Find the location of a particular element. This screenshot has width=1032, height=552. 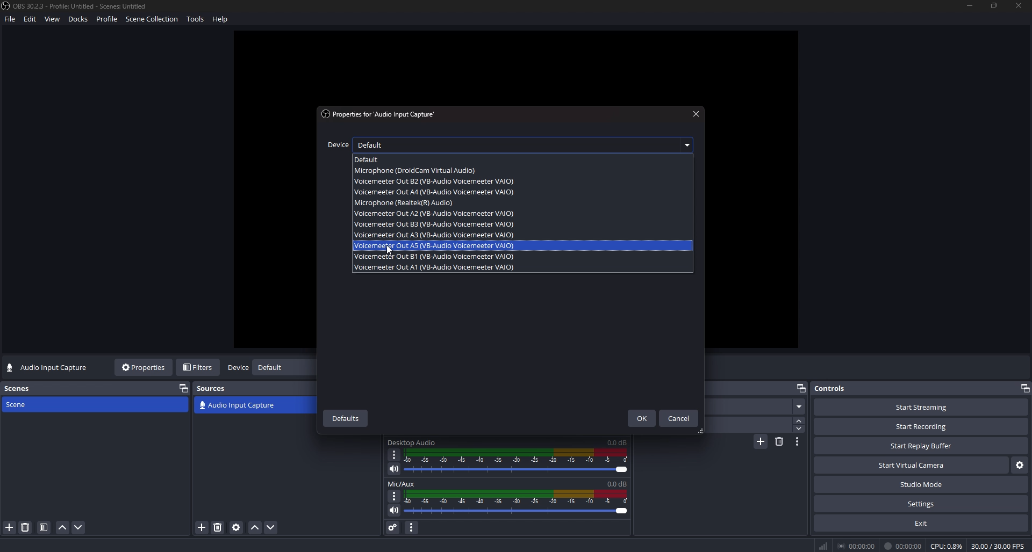

device is located at coordinates (337, 145).